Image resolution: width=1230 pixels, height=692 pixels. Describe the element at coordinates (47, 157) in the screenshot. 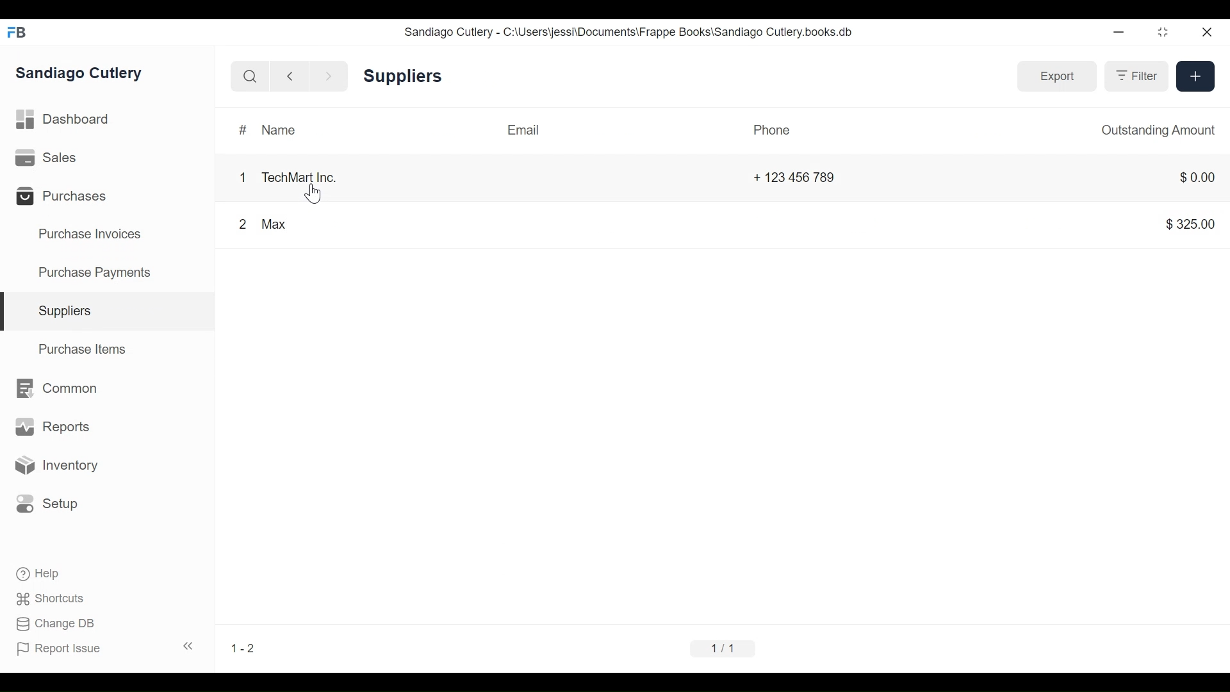

I see `Sales` at that location.